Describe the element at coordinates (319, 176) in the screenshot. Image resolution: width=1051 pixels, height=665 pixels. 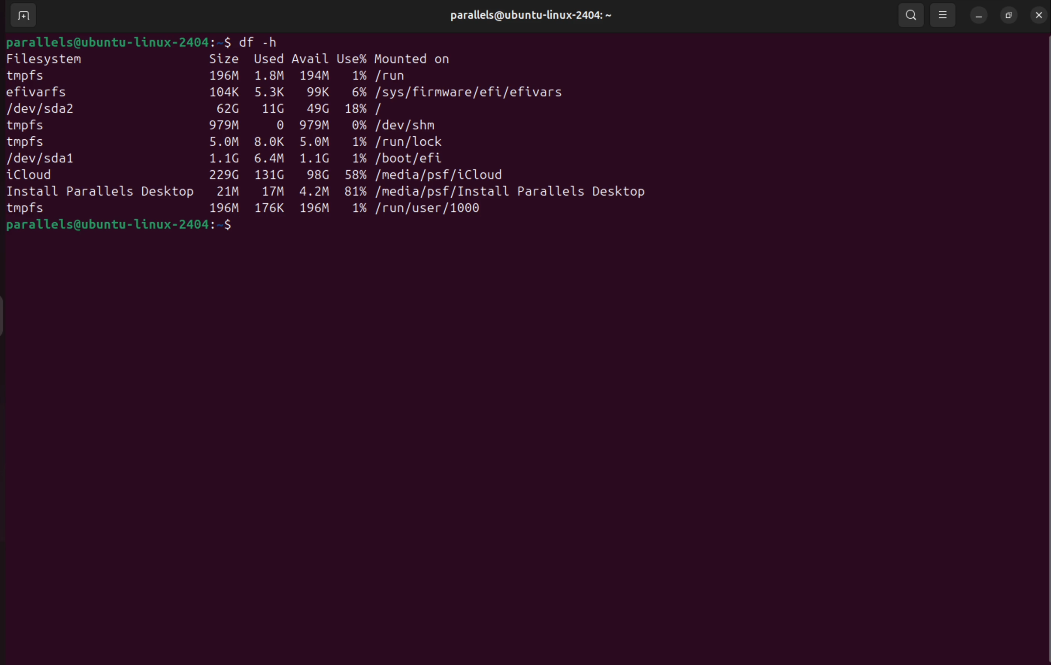
I see `9.8 g` at that location.